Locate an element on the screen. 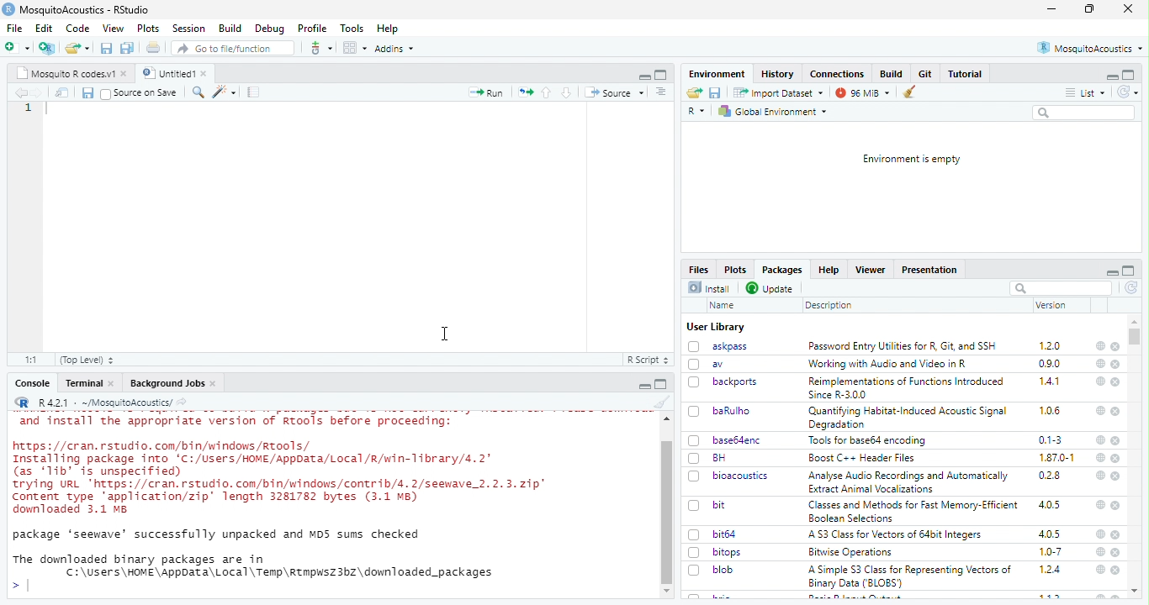 The image size is (1149, 605). Plots is located at coordinates (736, 270).